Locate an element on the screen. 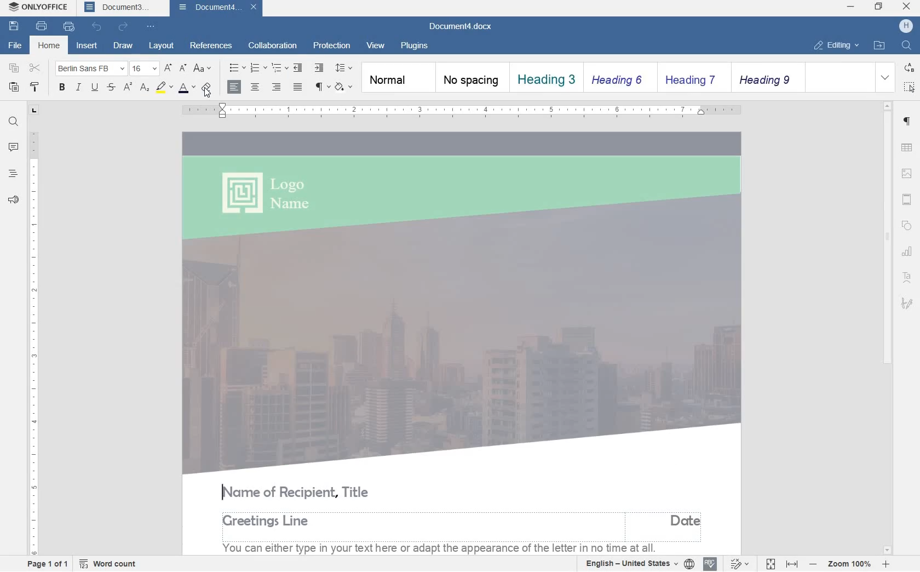 The width and height of the screenshot is (920, 572). page 1 of 1 is located at coordinates (48, 565).